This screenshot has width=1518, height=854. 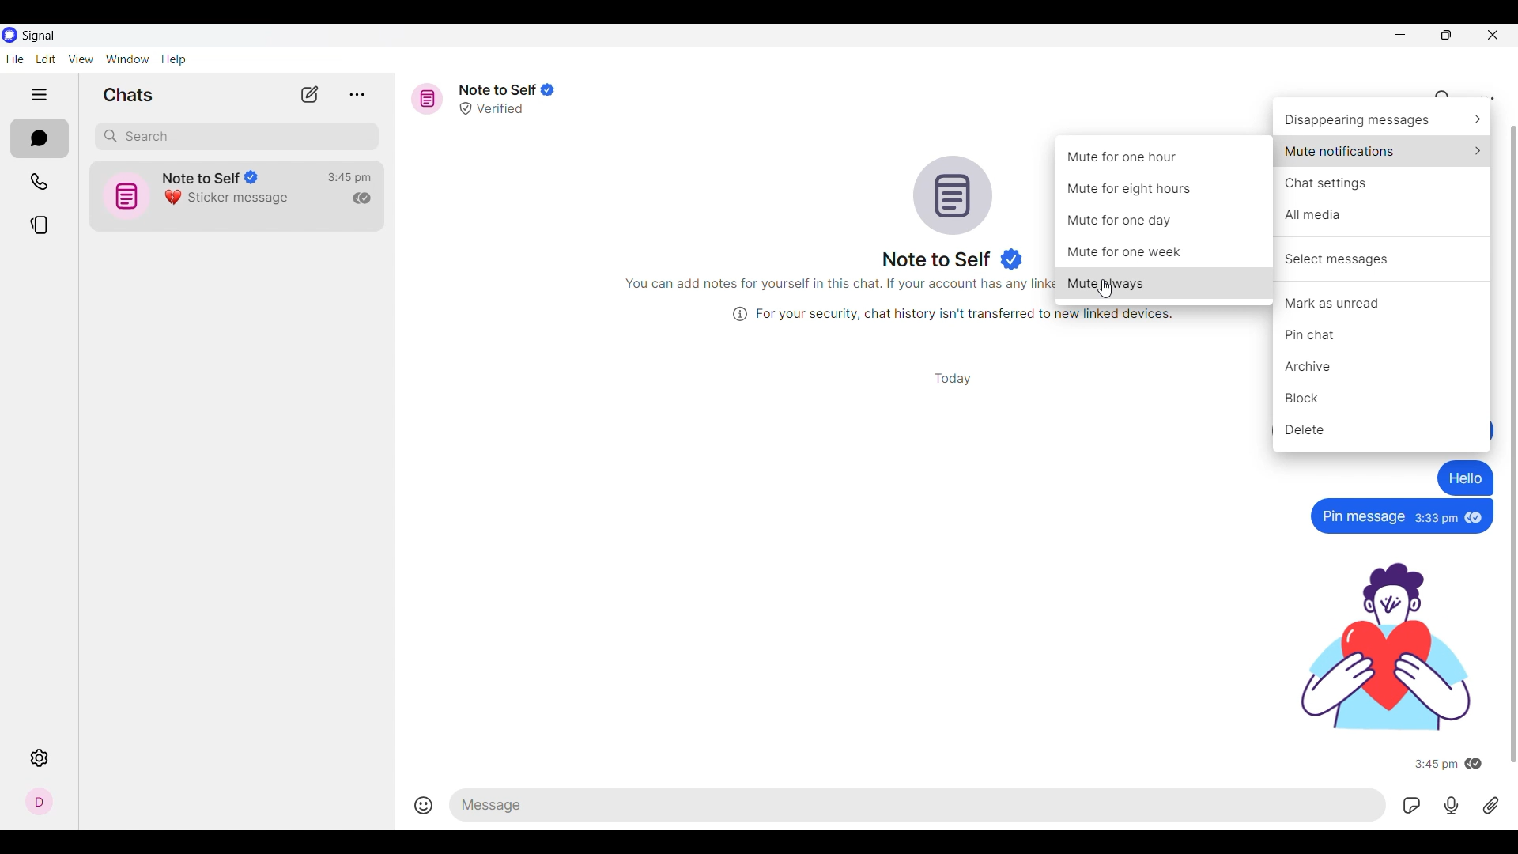 I want to click on All media, so click(x=1383, y=214).